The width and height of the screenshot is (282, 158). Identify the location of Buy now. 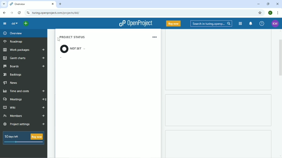
(174, 23).